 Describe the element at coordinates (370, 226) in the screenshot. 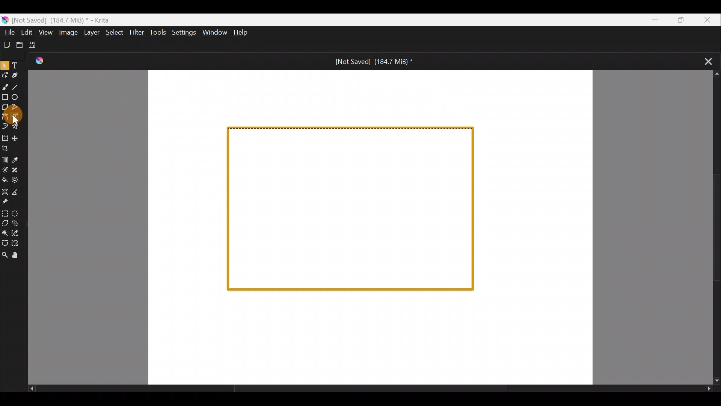

I see `Canvas` at that location.